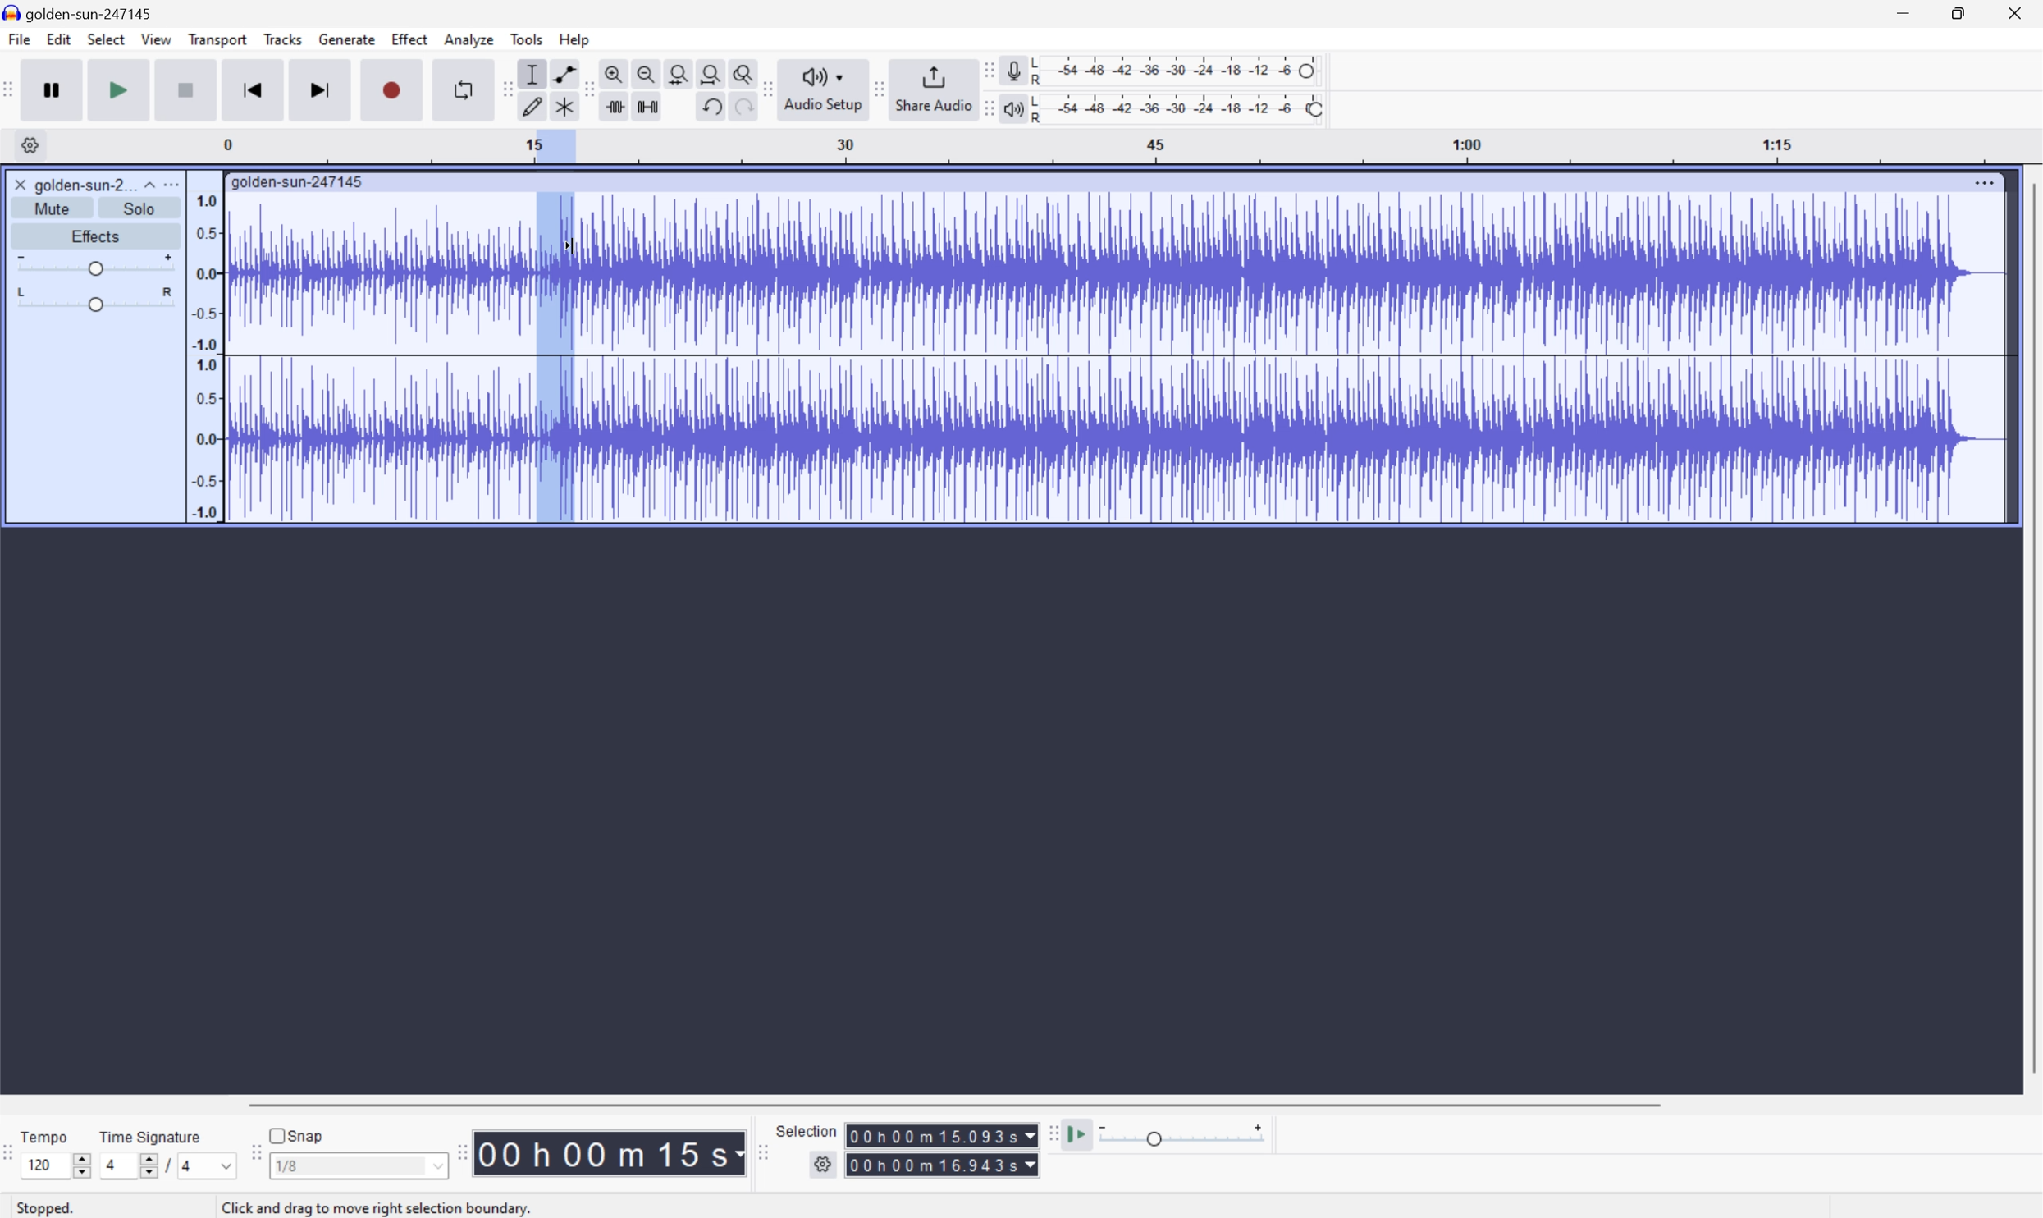 This screenshot has width=2043, height=1218. I want to click on Solo, so click(142, 208).